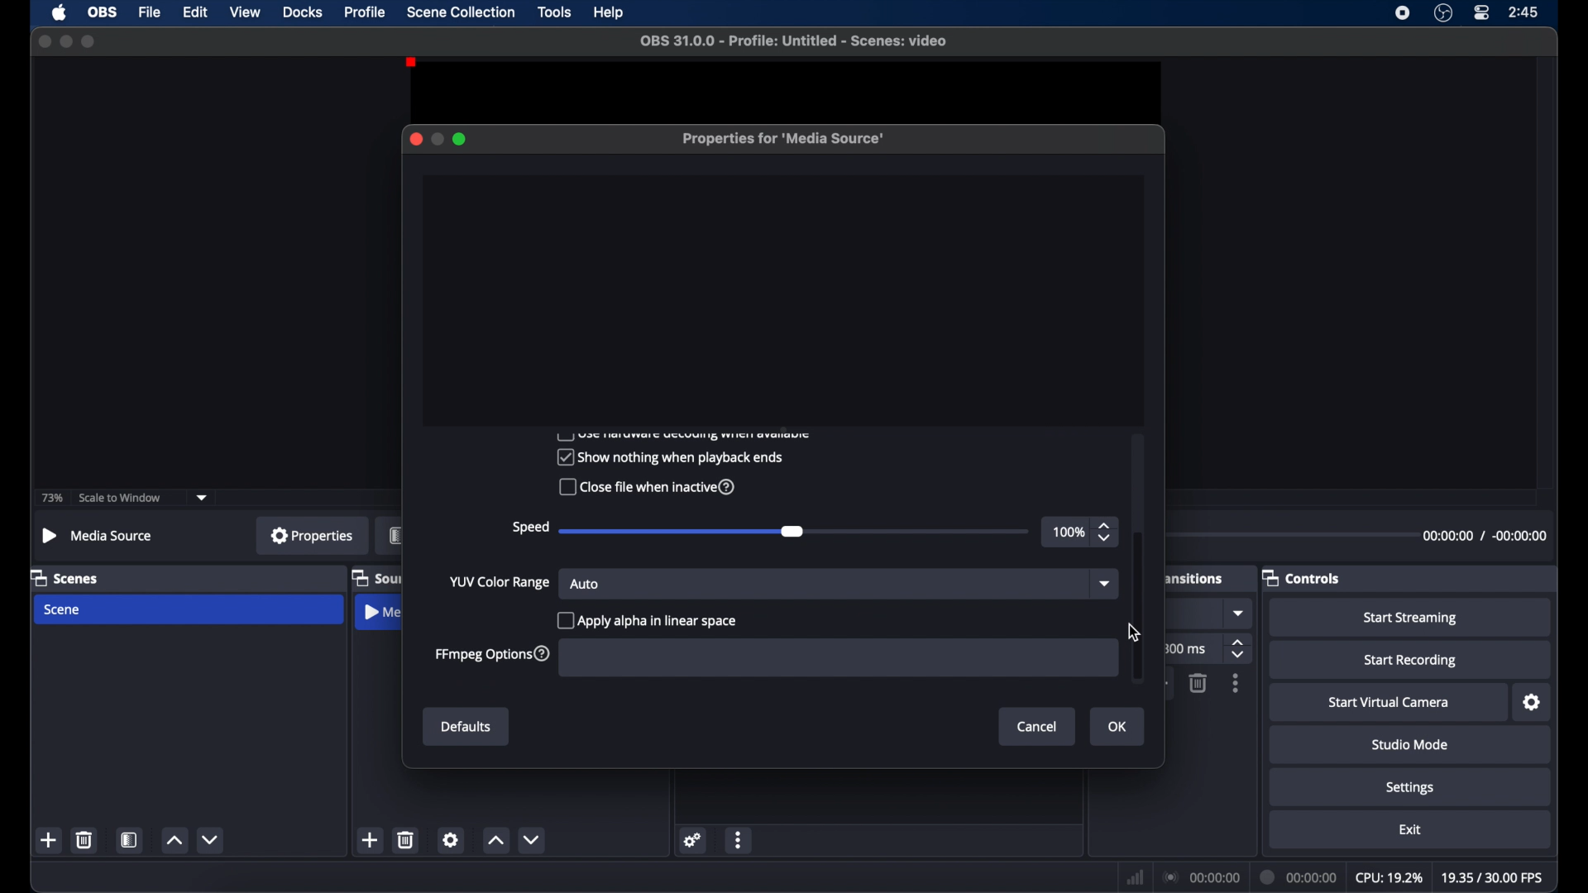 The width and height of the screenshot is (1588, 893). What do you see at coordinates (1410, 787) in the screenshot?
I see `settings` at bounding box center [1410, 787].